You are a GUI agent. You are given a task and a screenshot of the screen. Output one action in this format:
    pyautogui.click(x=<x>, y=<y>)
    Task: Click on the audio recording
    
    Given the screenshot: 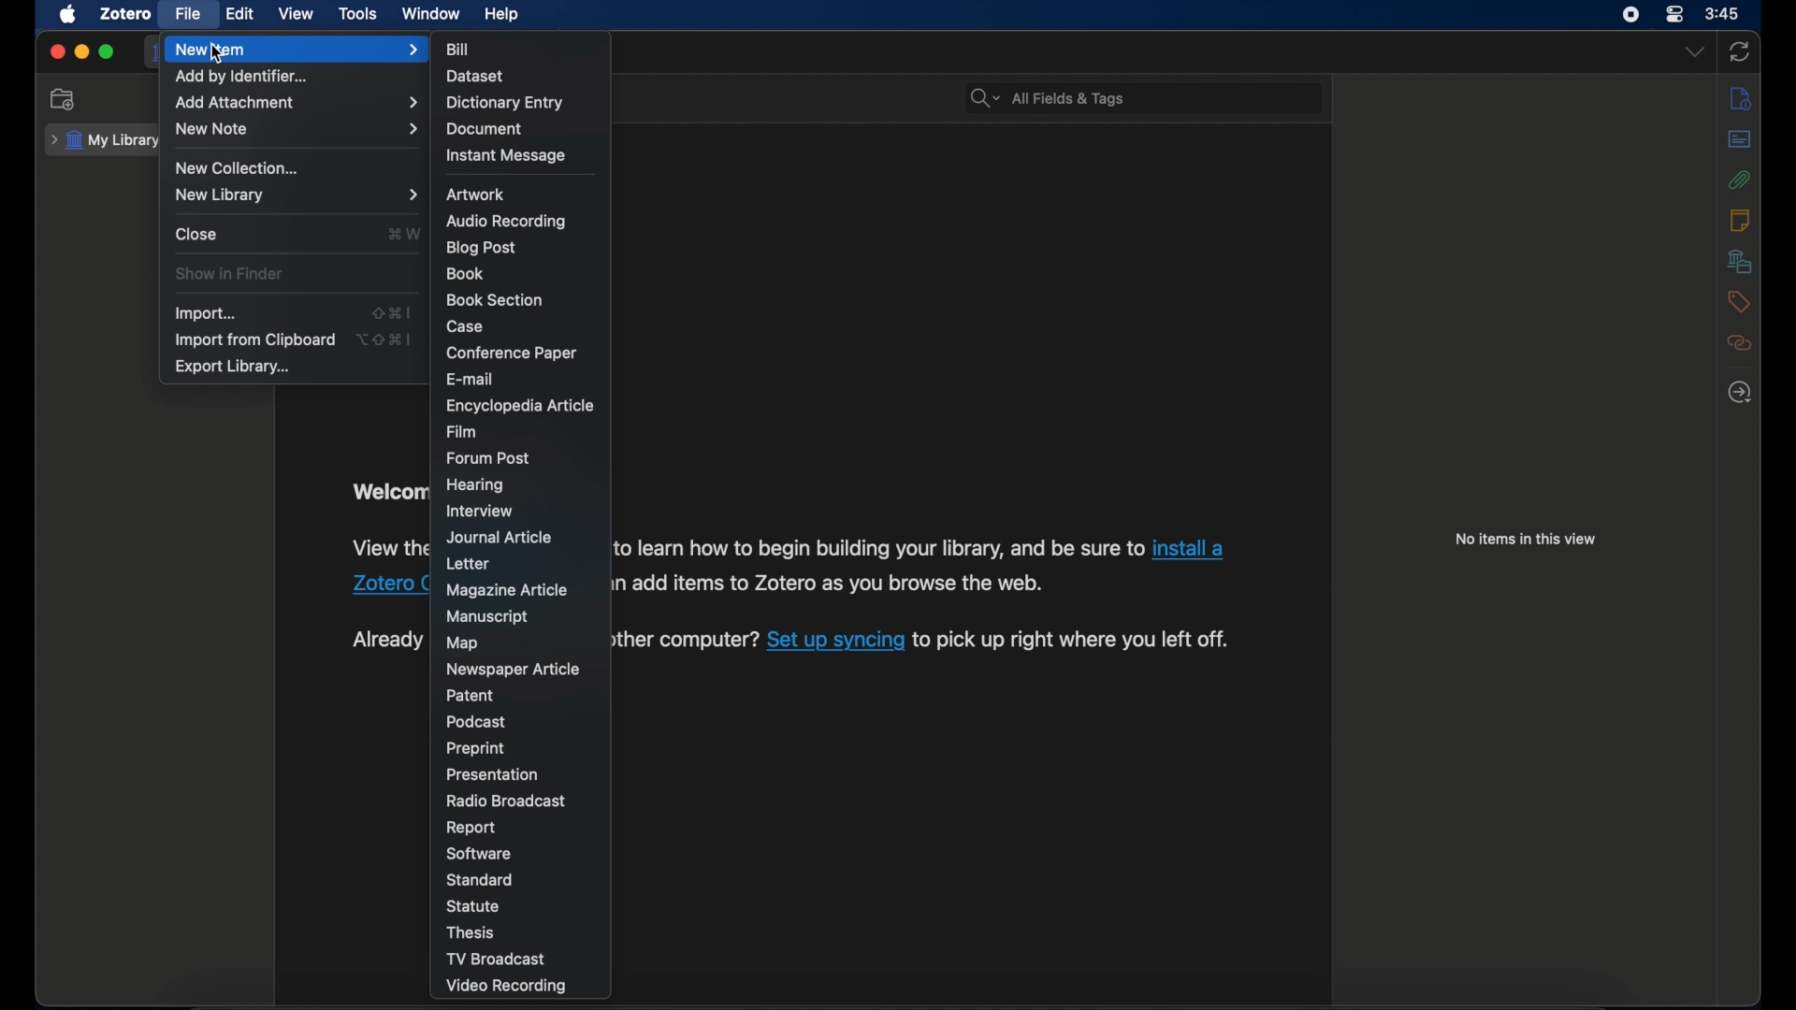 What is the action you would take?
    pyautogui.click(x=509, y=221)
    